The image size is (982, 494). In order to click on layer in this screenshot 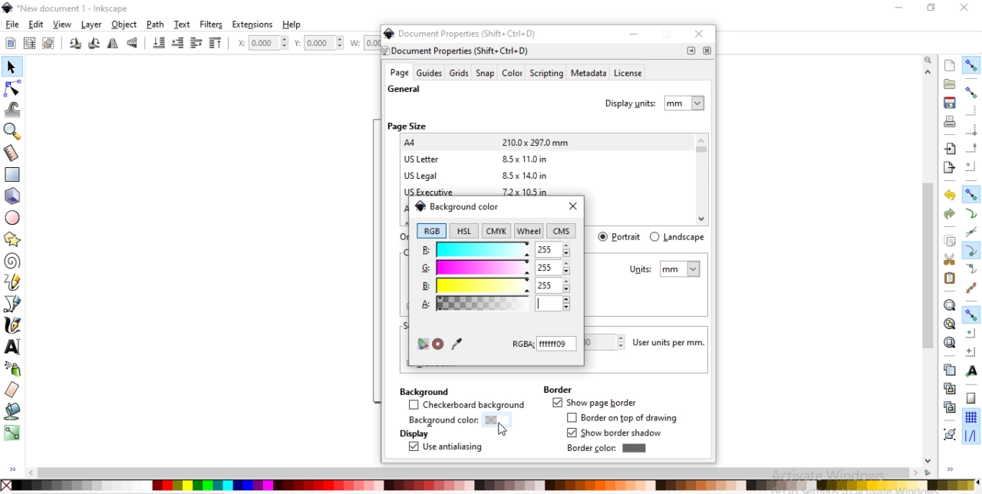, I will do `click(92, 25)`.